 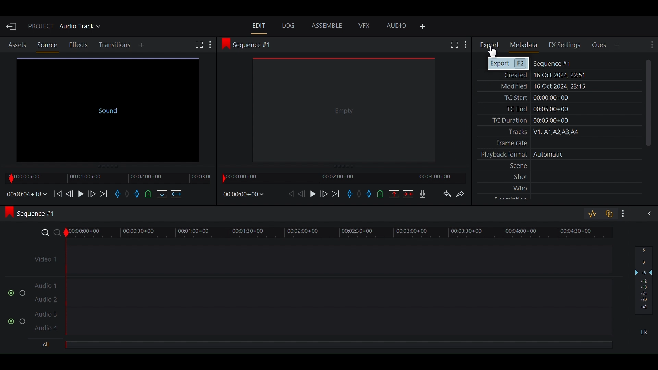 What do you see at coordinates (516, 166) in the screenshot?
I see `Scene` at bounding box center [516, 166].